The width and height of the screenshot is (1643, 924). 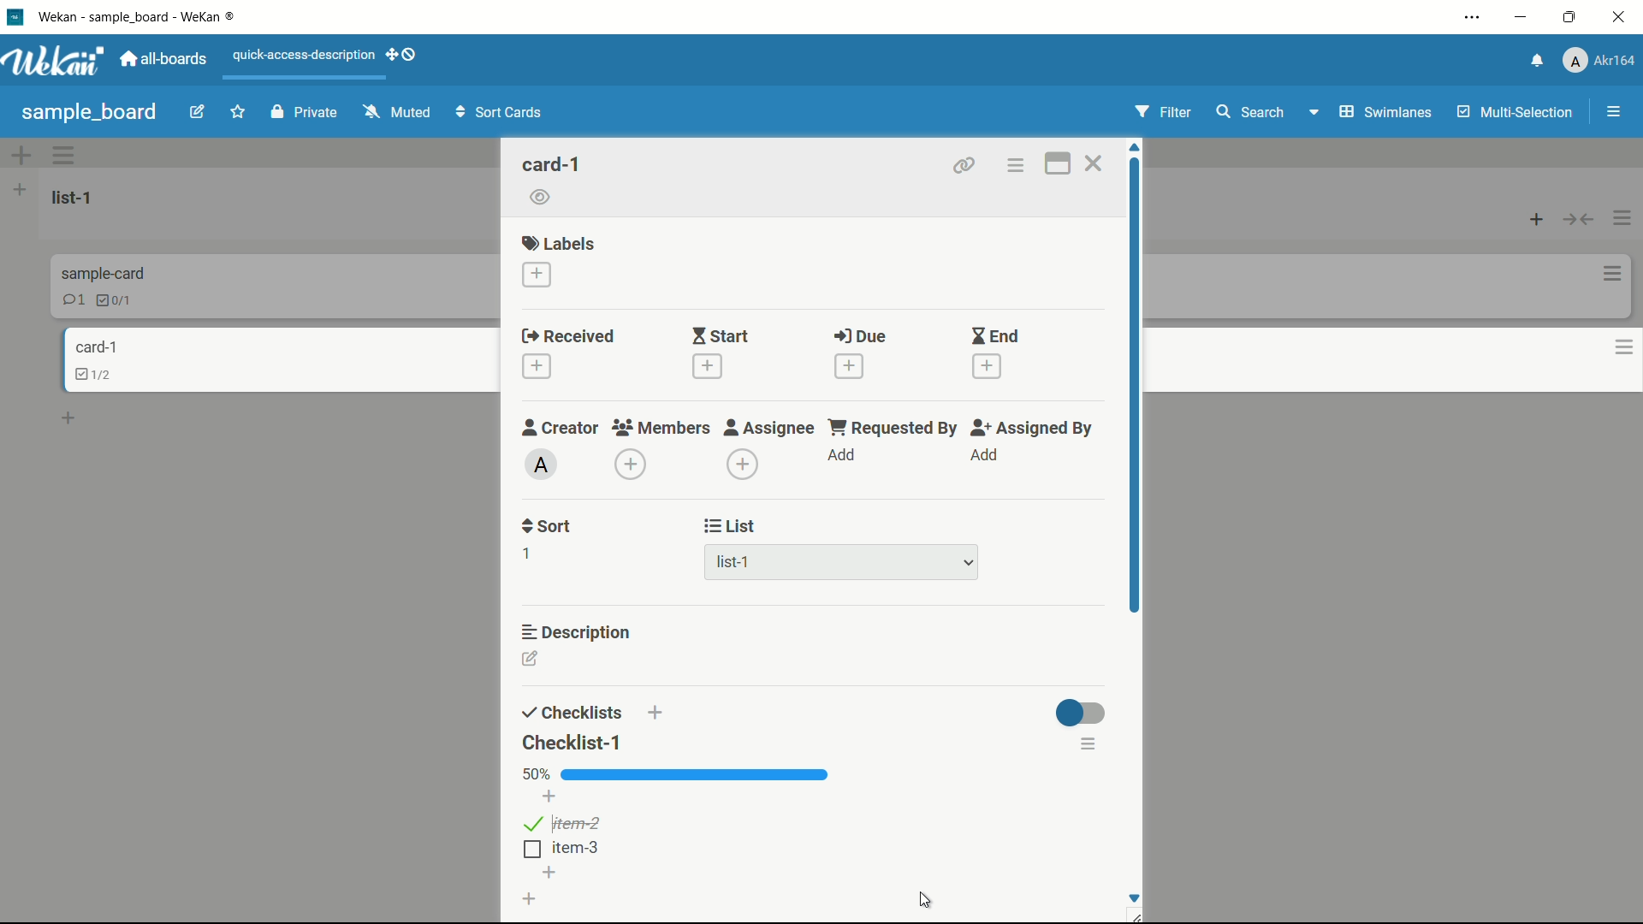 What do you see at coordinates (577, 850) in the screenshot?
I see `item-3` at bounding box center [577, 850].